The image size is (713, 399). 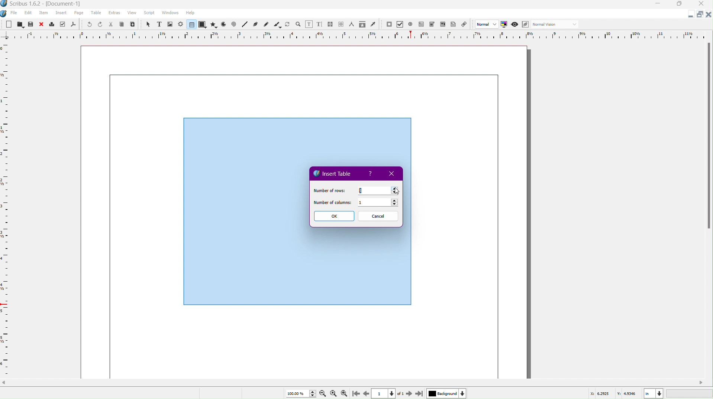 I want to click on Zoom Value, so click(x=299, y=393).